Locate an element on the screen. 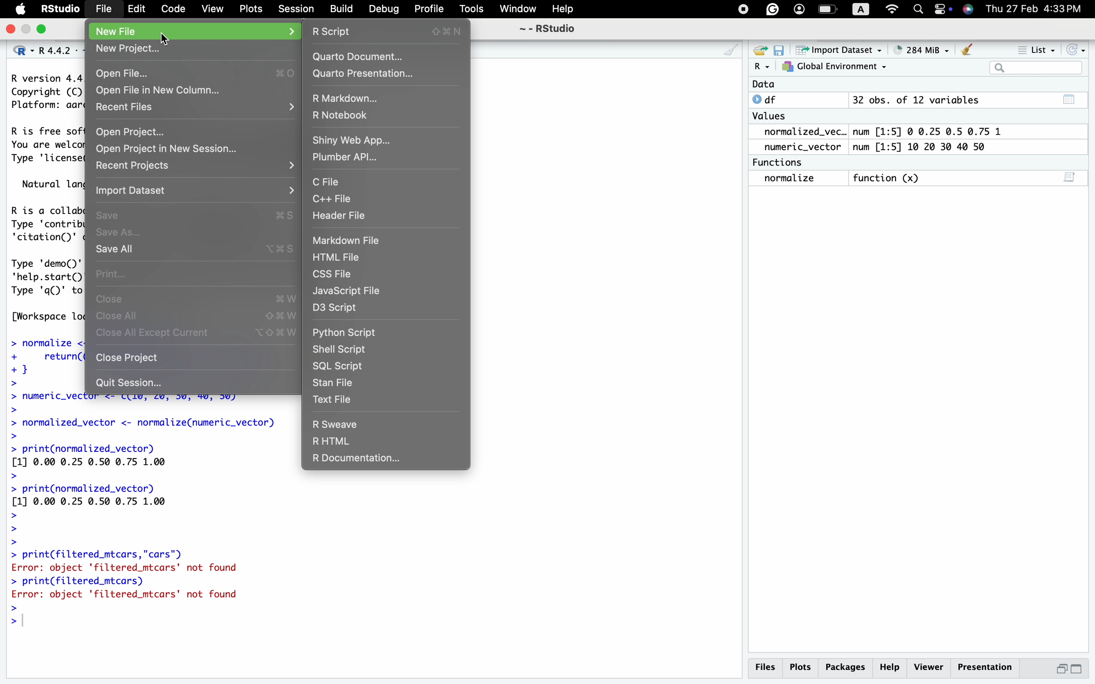 This screenshot has width=1095, height=684. Import Dataset is located at coordinates (137, 189).